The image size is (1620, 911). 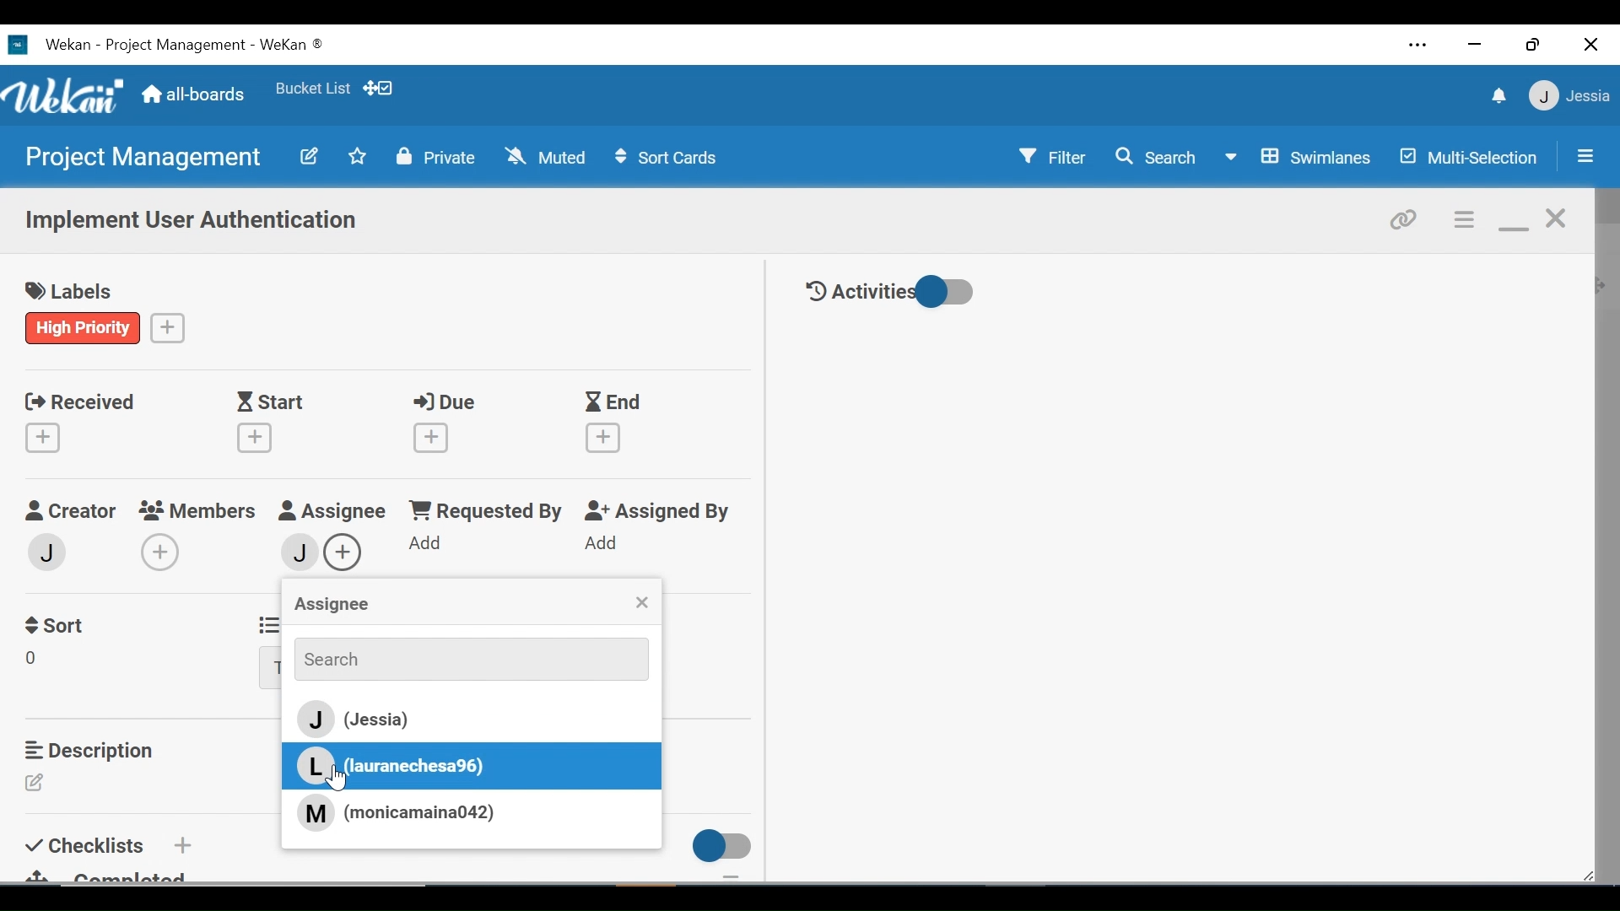 I want to click on Taggle on /off, so click(x=716, y=846).